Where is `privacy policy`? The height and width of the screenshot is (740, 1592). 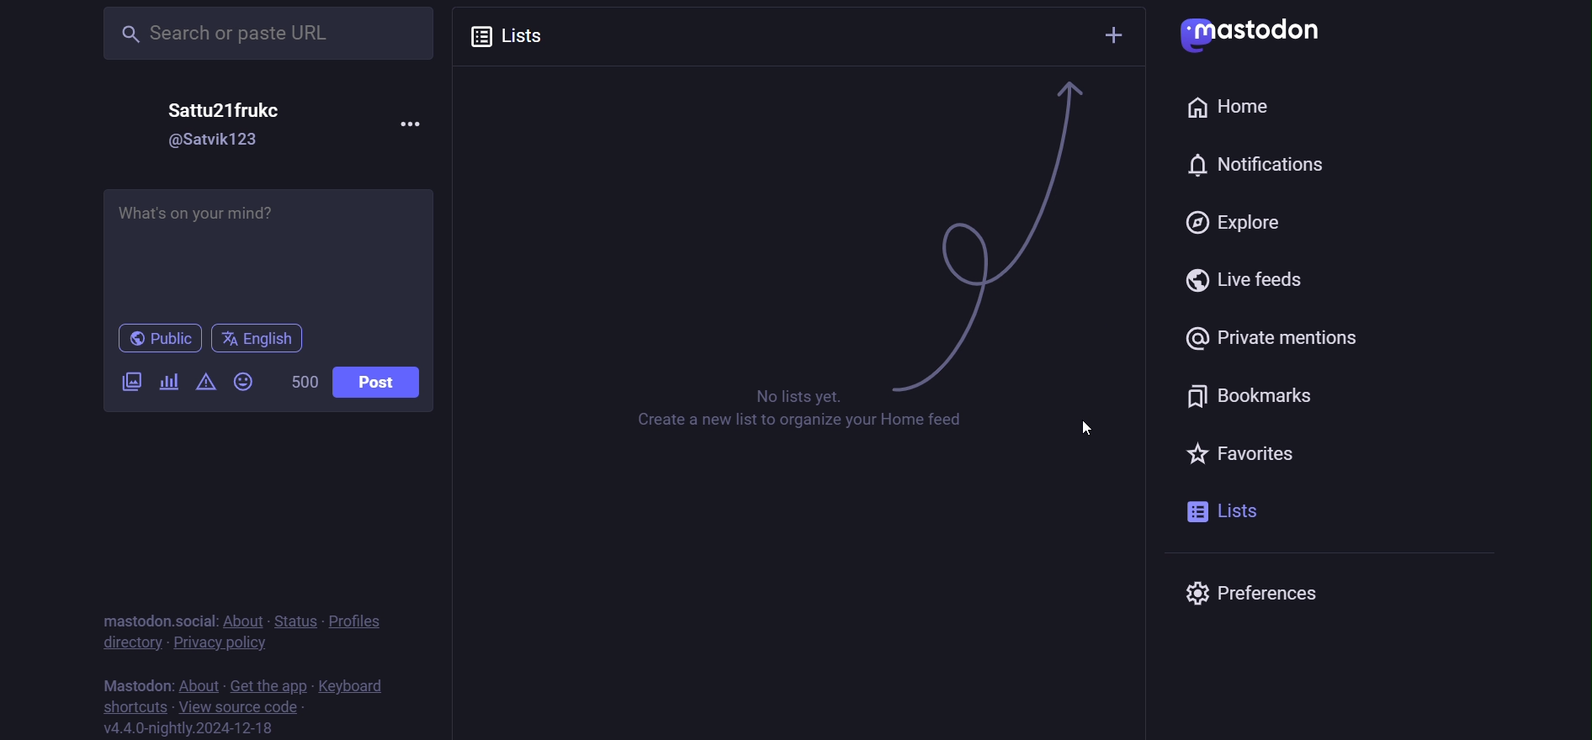
privacy policy is located at coordinates (220, 642).